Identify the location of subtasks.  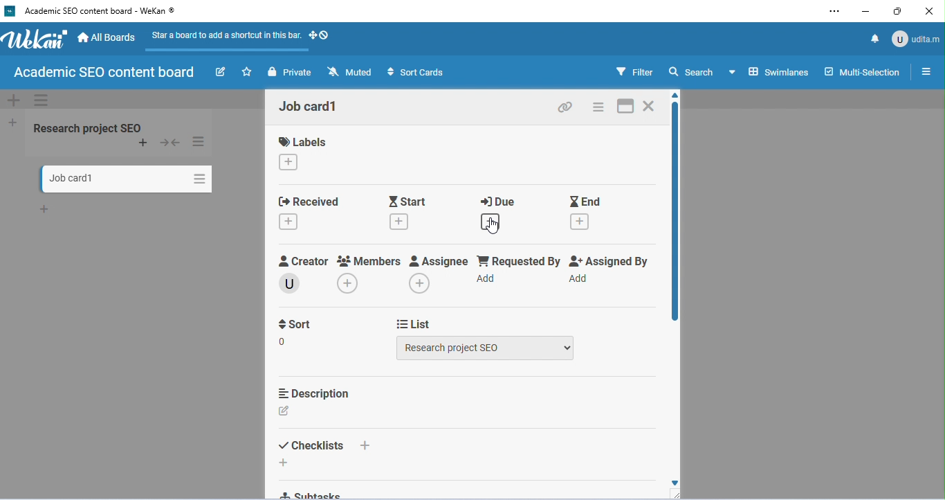
(313, 494).